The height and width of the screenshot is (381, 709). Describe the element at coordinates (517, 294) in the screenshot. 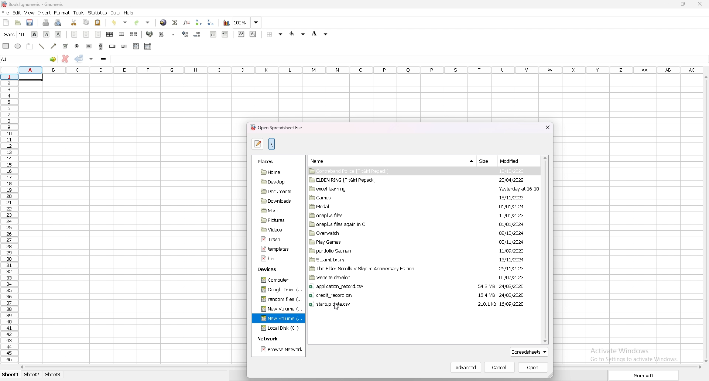

I see `24/03/2020` at that location.